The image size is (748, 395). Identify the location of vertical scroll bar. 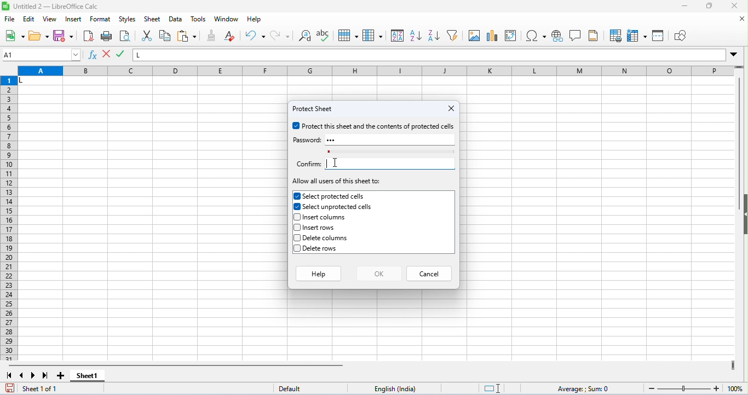
(740, 144).